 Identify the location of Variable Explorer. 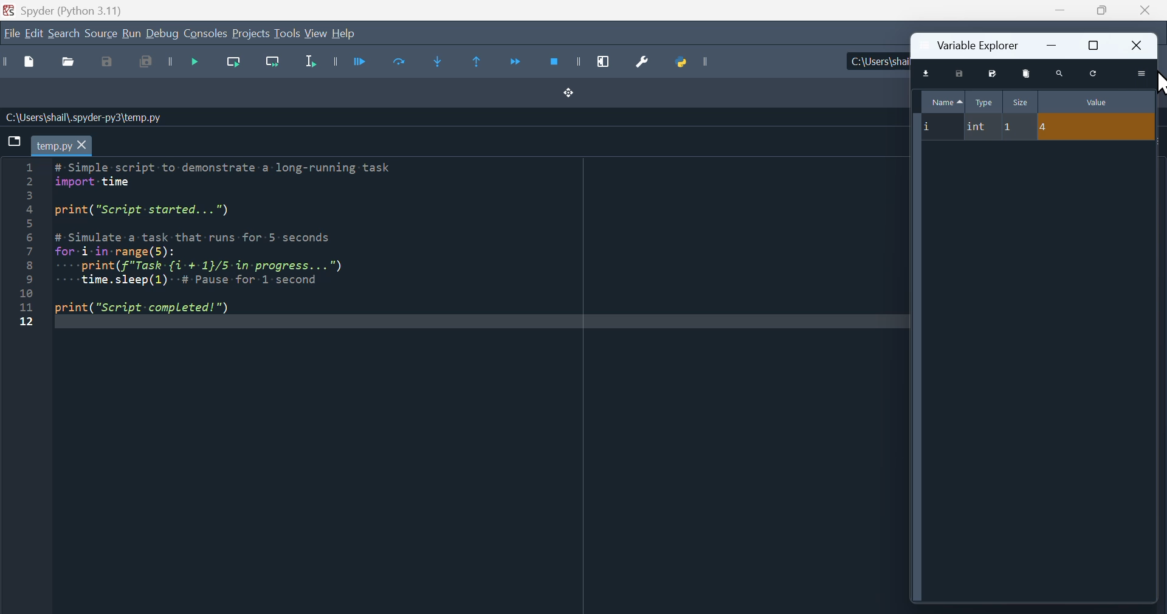
(976, 44).